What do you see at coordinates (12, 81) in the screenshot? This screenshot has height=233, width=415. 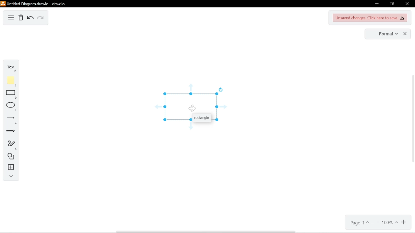 I see `note` at bounding box center [12, 81].